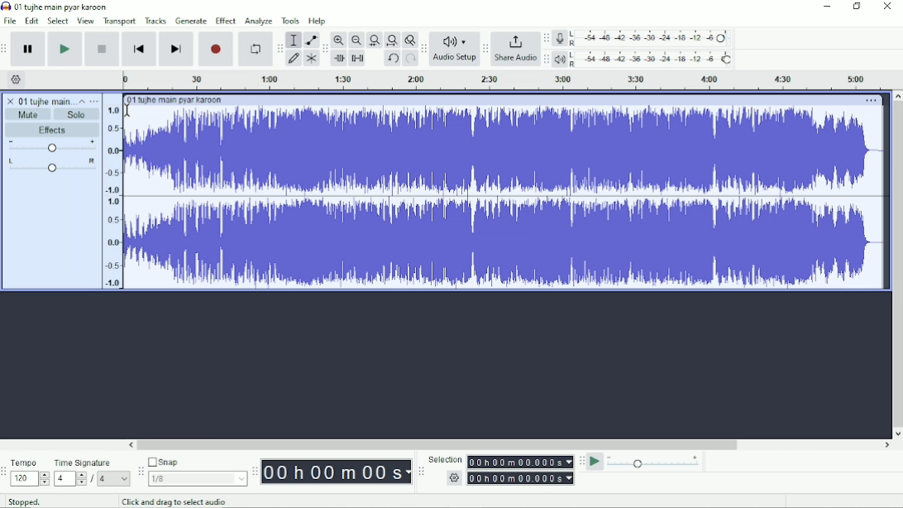 The image size is (903, 508). Describe the element at coordinates (509, 445) in the screenshot. I see `Horizontal scrollbar` at that location.